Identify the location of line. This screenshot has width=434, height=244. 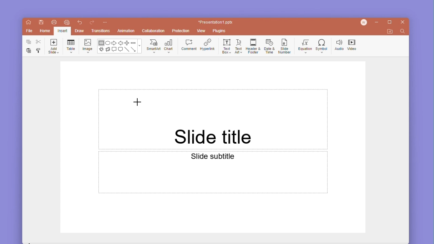
(127, 50).